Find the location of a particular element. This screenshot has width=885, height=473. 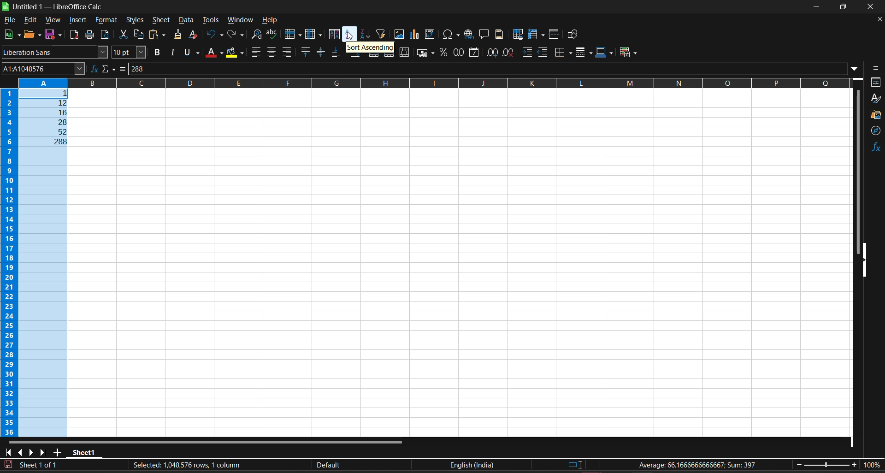

insert or edit pivot table is located at coordinates (430, 35).